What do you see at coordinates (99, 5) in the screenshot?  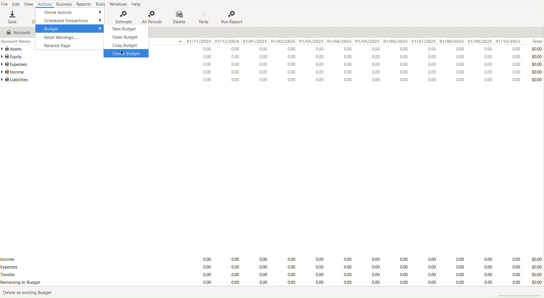 I see `Tools` at bounding box center [99, 5].